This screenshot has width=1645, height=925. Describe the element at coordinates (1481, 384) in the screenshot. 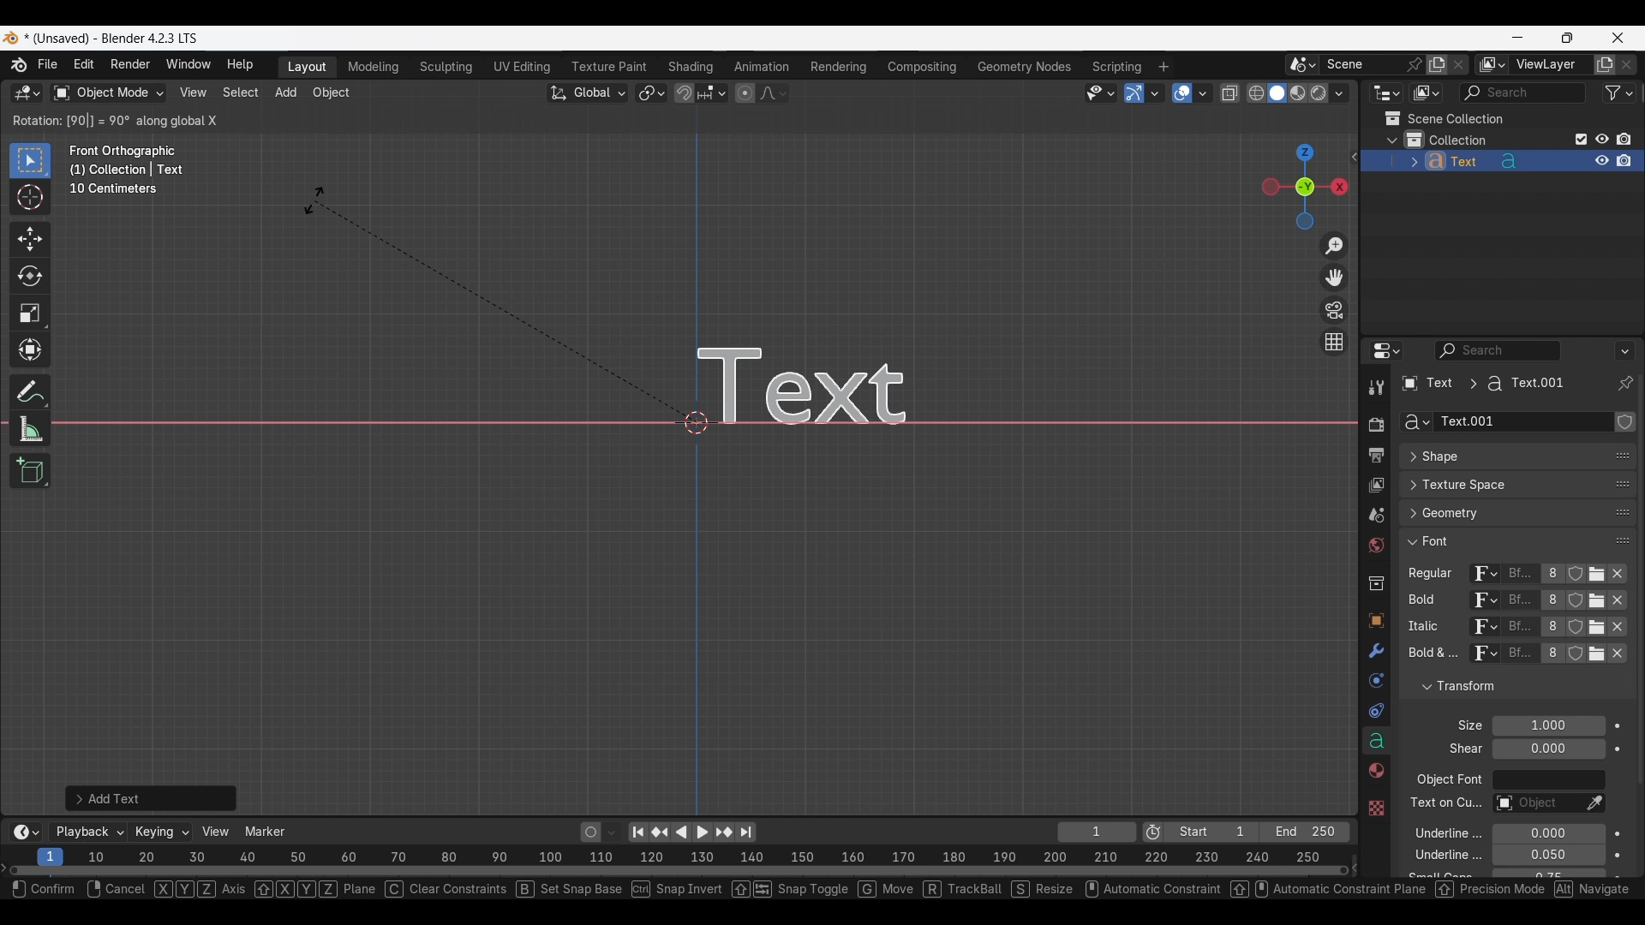

I see `Pathway of current panel changed` at that location.